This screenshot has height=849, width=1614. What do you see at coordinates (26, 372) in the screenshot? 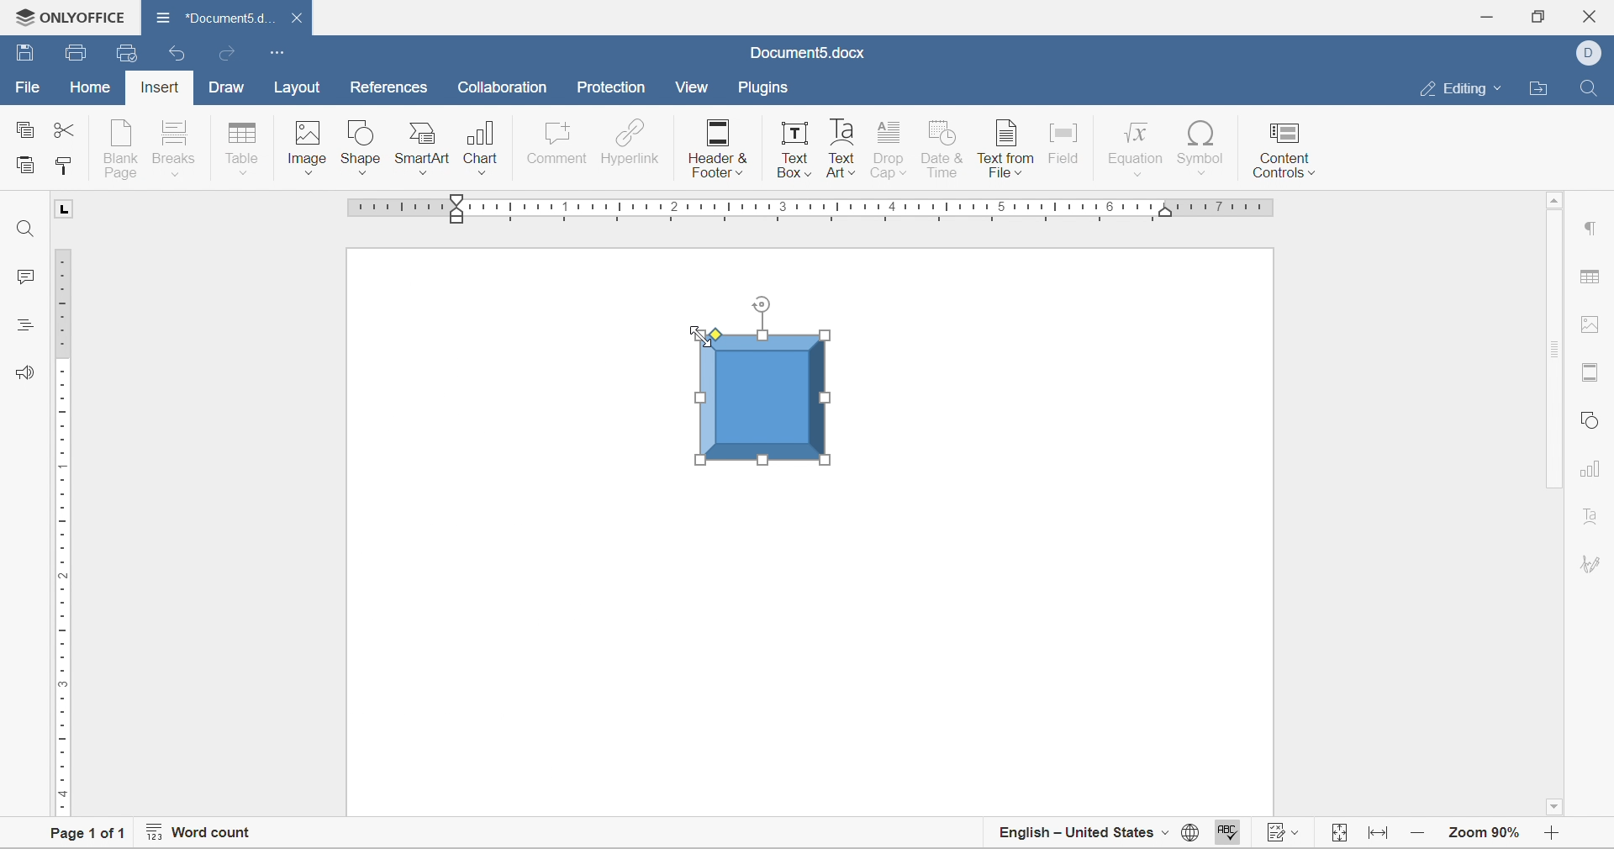
I see `feedback and support` at bounding box center [26, 372].